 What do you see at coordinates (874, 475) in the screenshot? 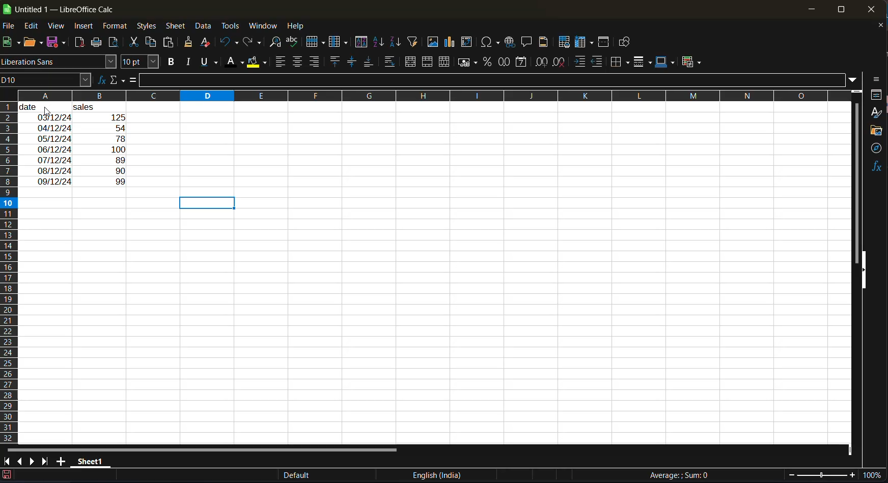
I see `zoom factor` at bounding box center [874, 475].